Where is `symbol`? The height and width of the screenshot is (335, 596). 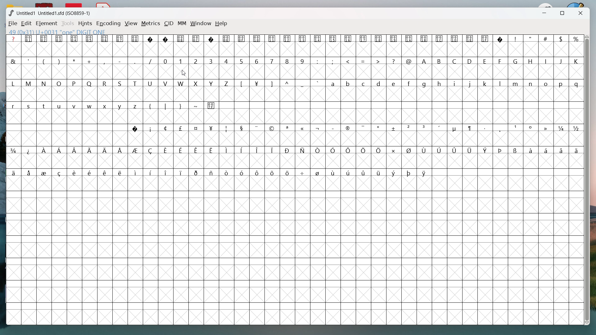 symbol is located at coordinates (29, 38).